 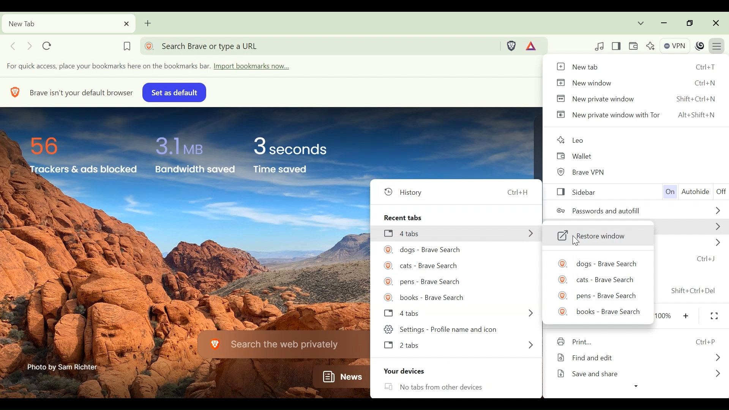 What do you see at coordinates (583, 82) in the screenshot?
I see `New window` at bounding box center [583, 82].